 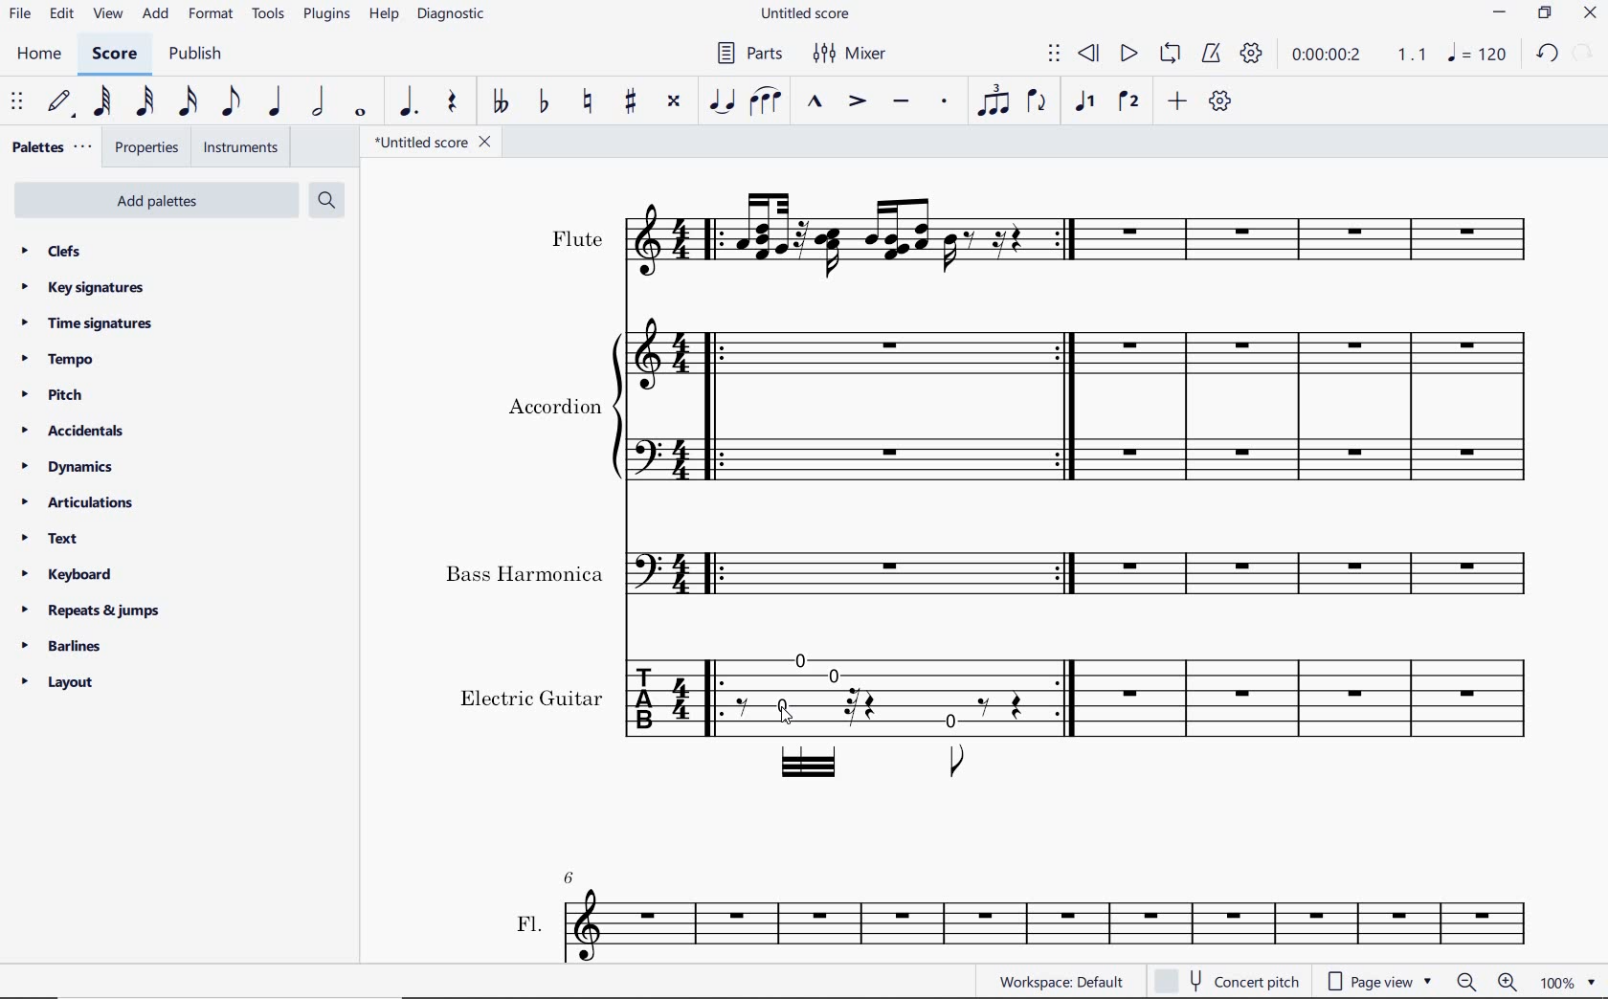 I want to click on close, so click(x=1591, y=14).